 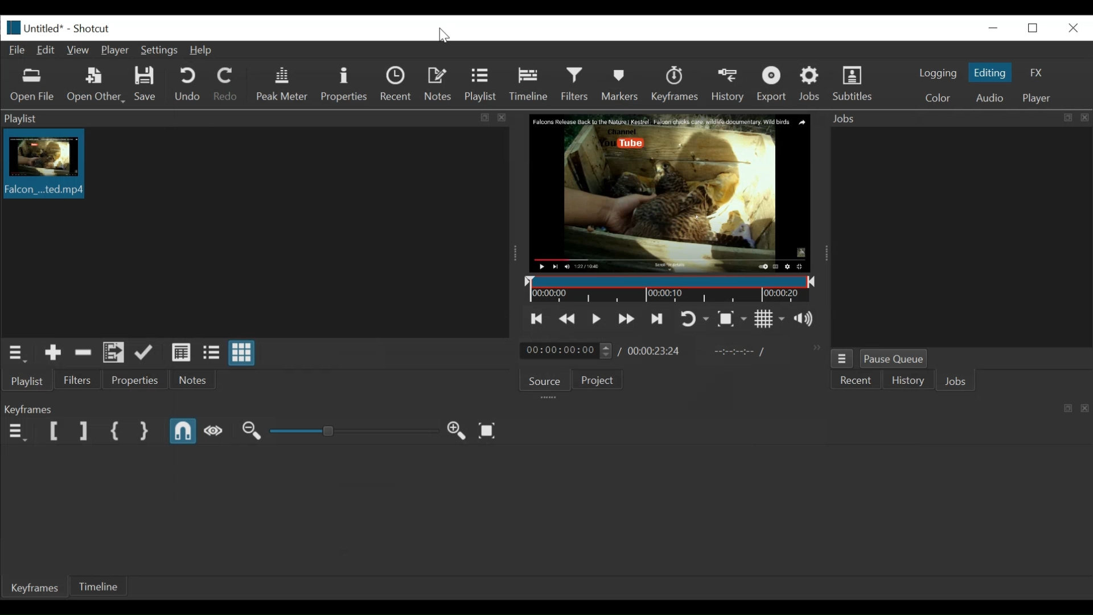 I want to click on Set Filter First, so click(x=54, y=432).